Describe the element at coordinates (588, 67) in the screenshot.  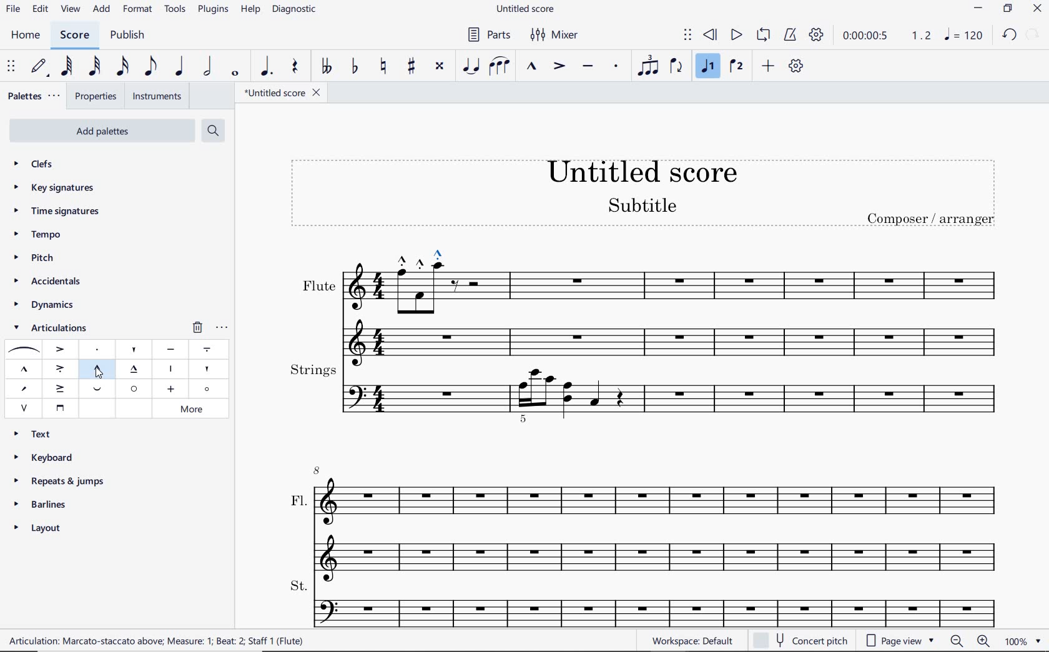
I see `TENUTO` at that location.